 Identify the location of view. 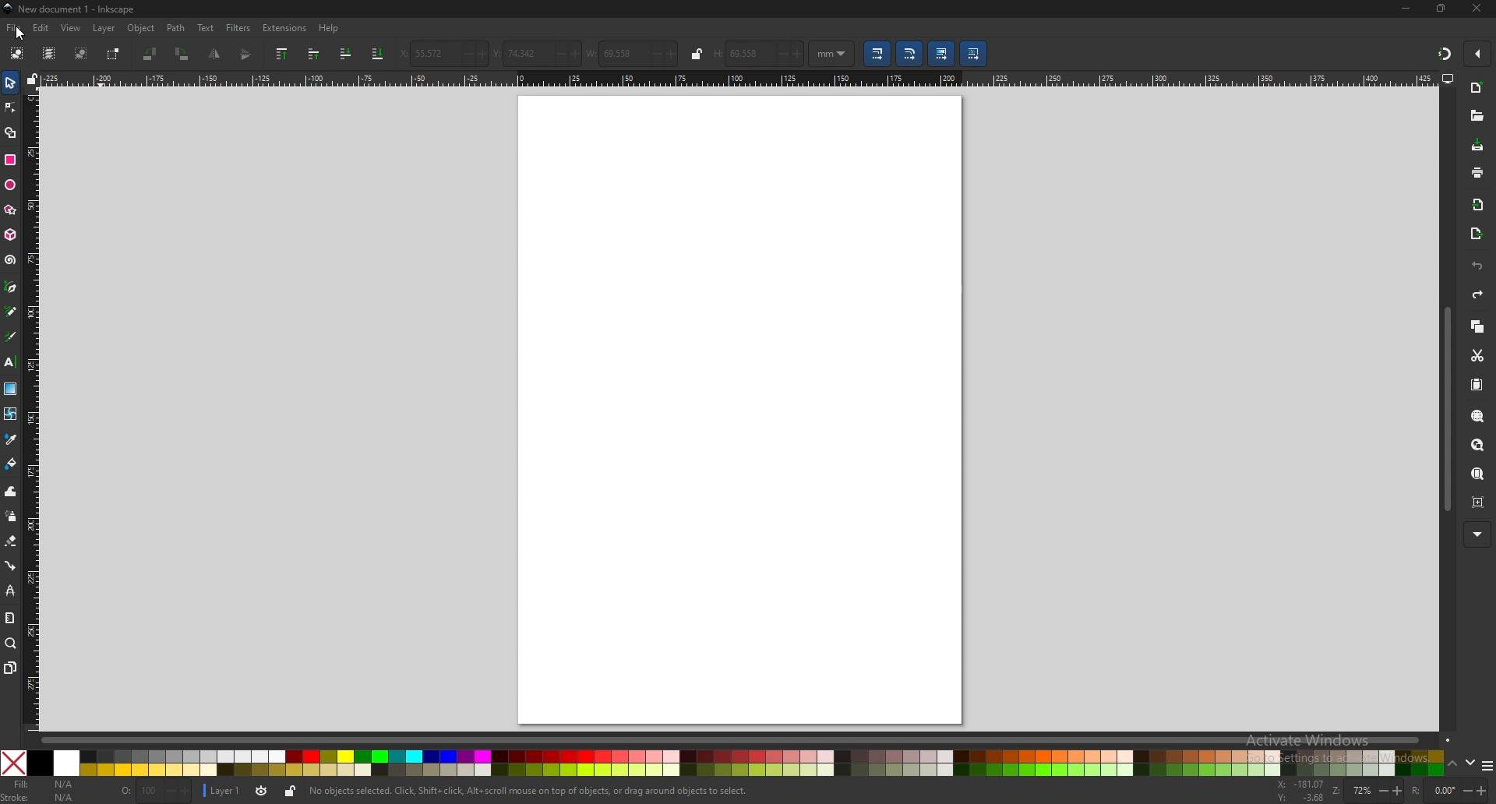
(73, 27).